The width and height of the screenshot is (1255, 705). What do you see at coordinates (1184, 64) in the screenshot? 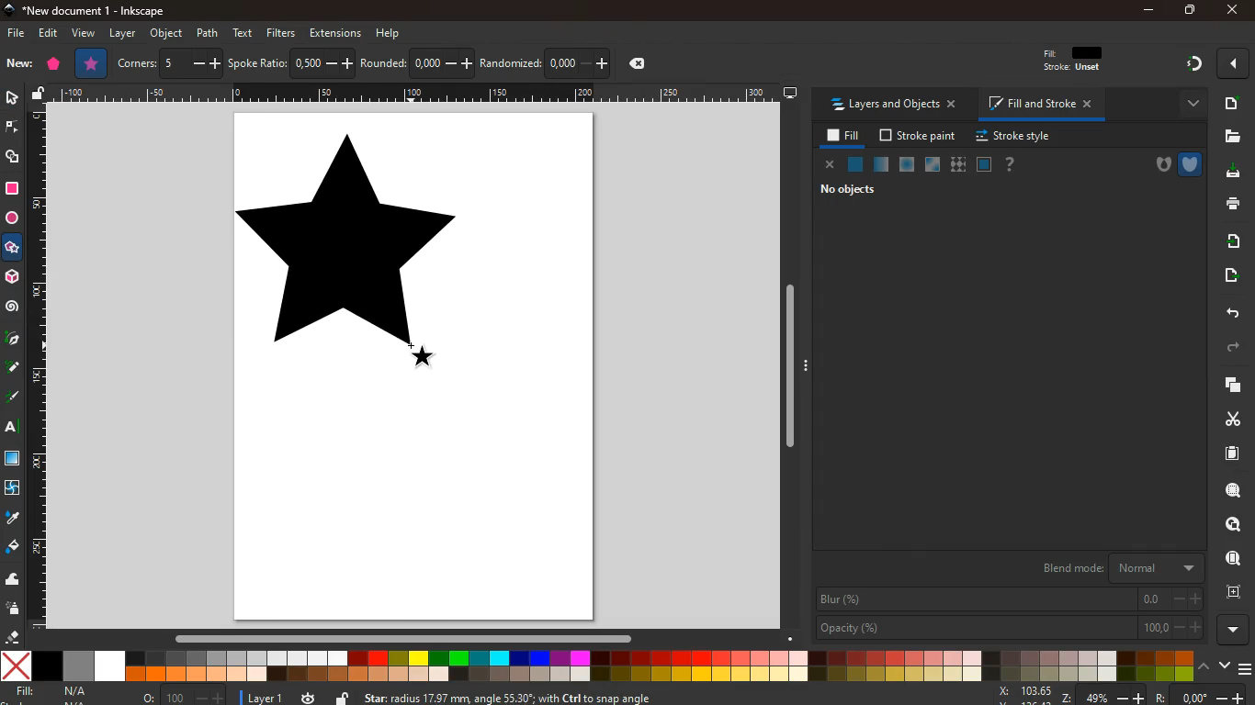
I see `gradient` at bounding box center [1184, 64].